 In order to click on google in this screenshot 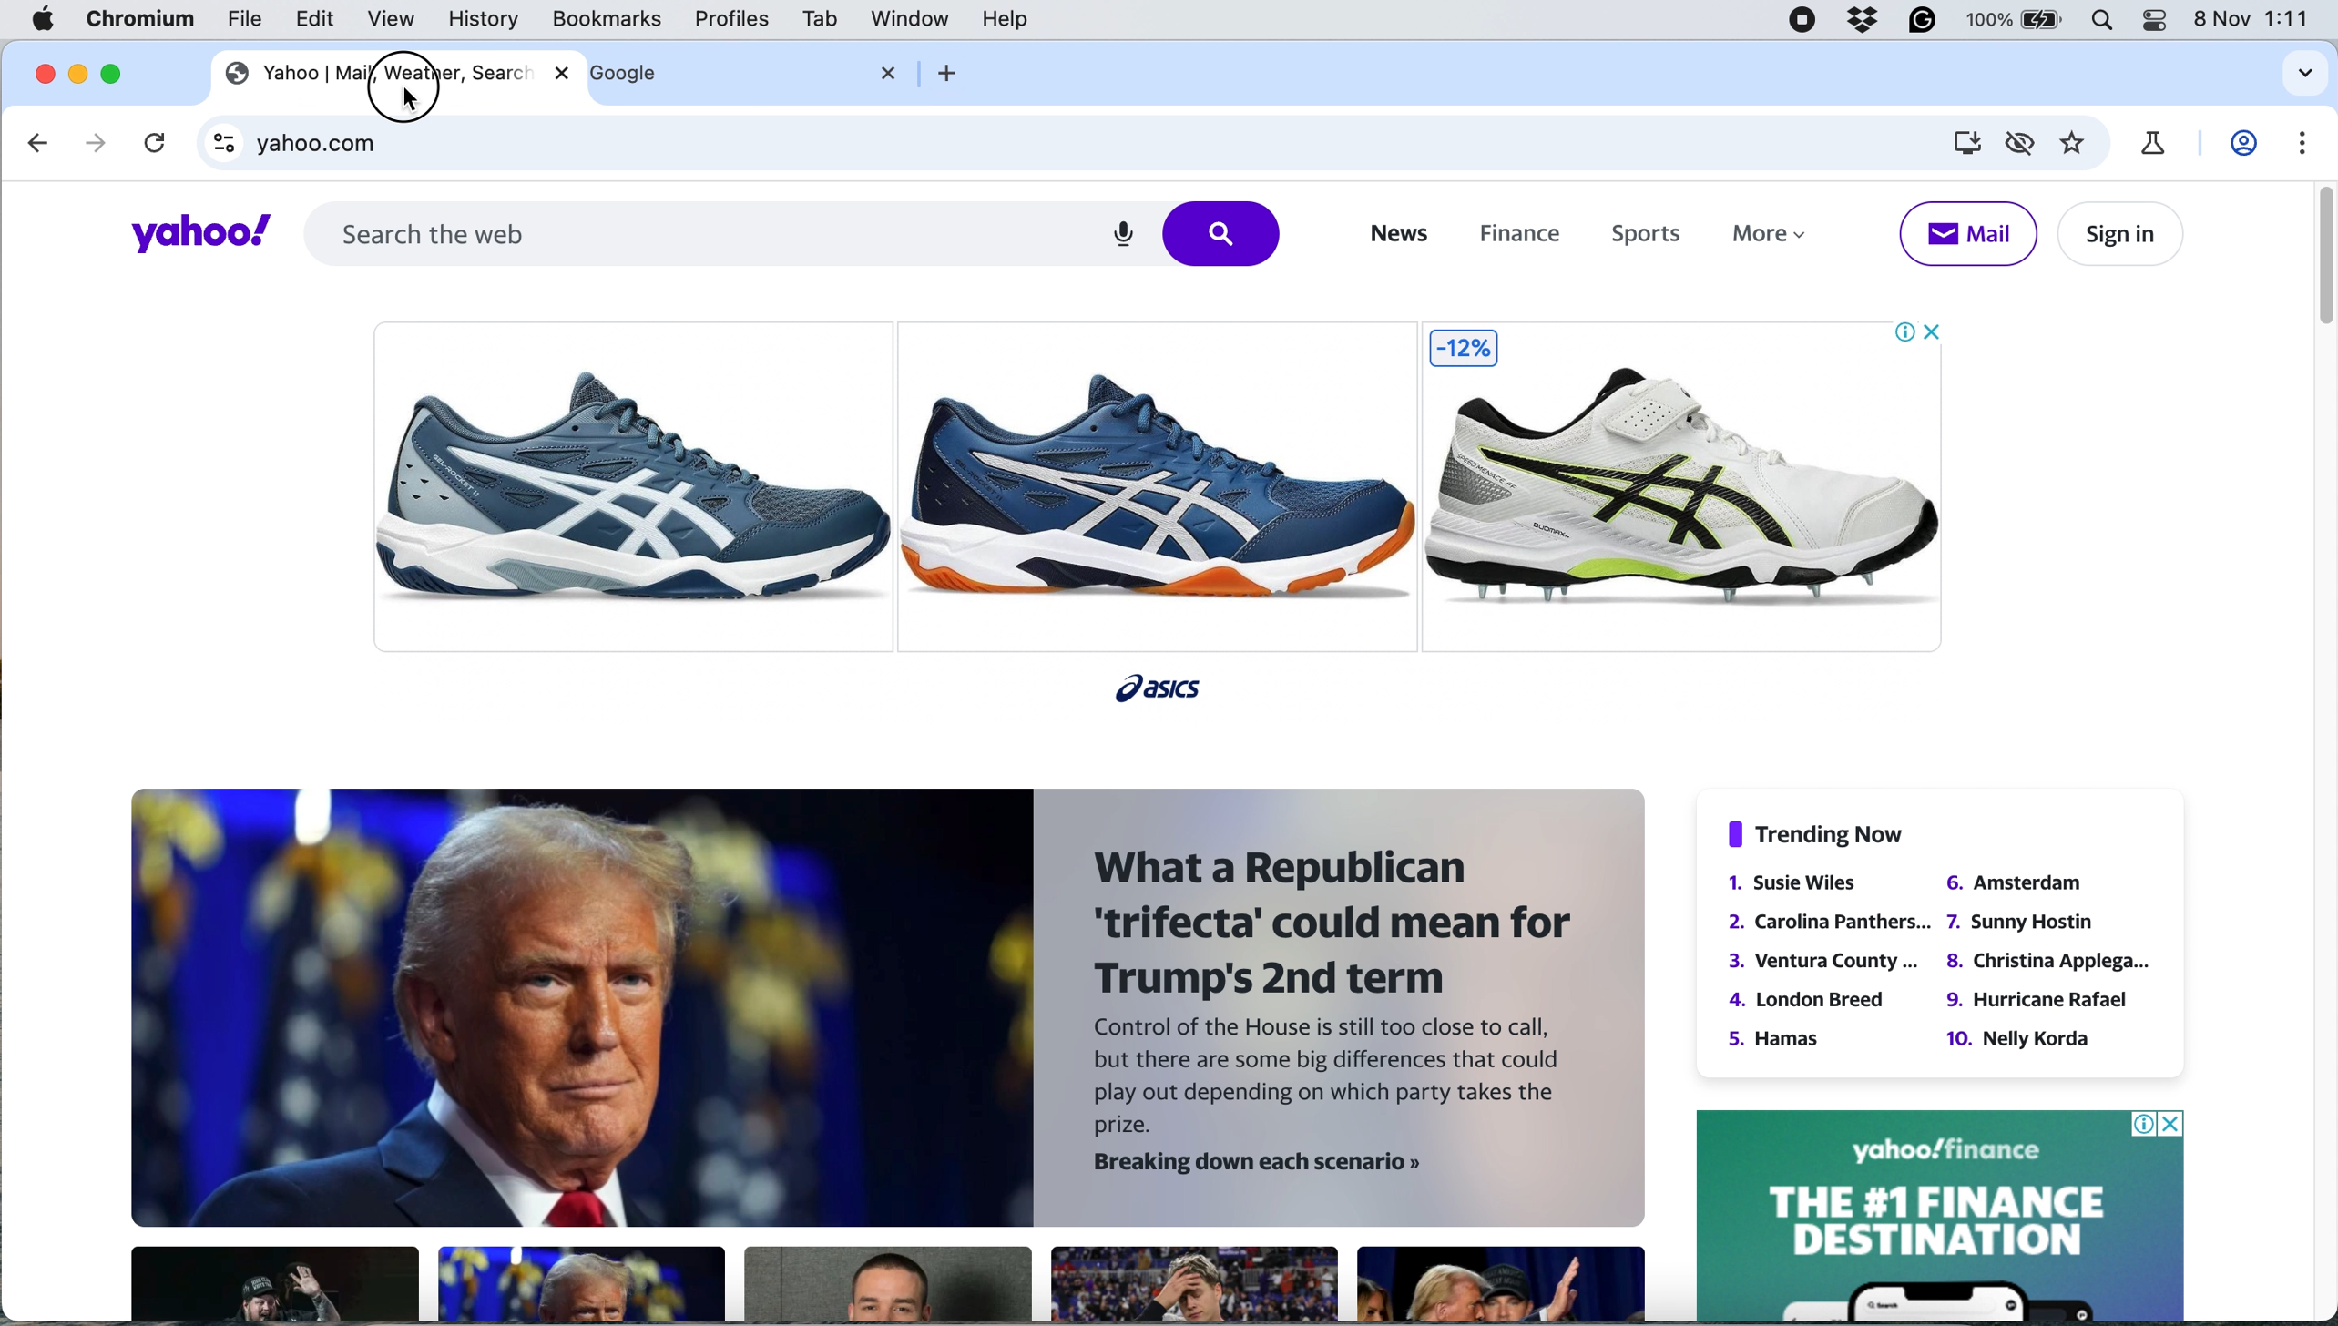, I will do `click(651, 74)`.